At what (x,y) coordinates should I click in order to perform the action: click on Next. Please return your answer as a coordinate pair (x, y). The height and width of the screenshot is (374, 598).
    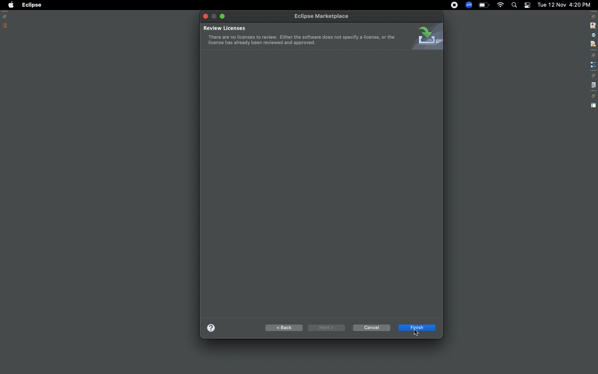
    Looking at the image, I should click on (325, 327).